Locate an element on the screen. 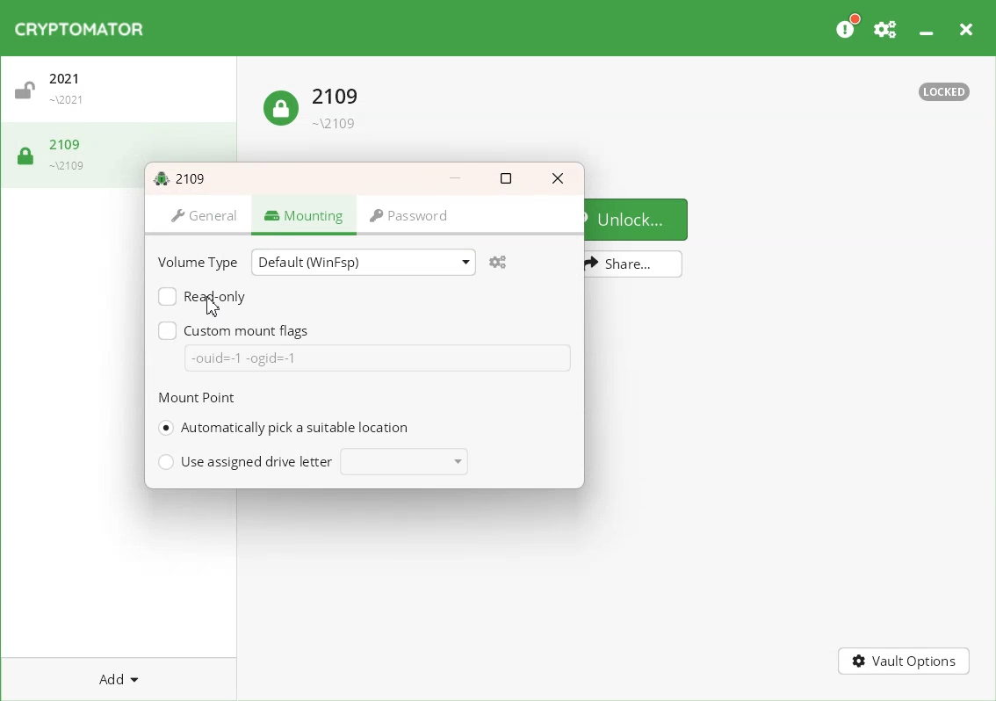 This screenshot has width=996, height=701. Preferences is located at coordinates (886, 28).